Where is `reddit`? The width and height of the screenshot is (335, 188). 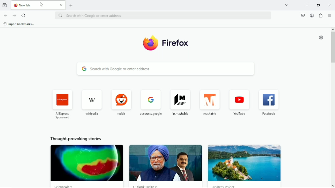 reddit is located at coordinates (121, 101).